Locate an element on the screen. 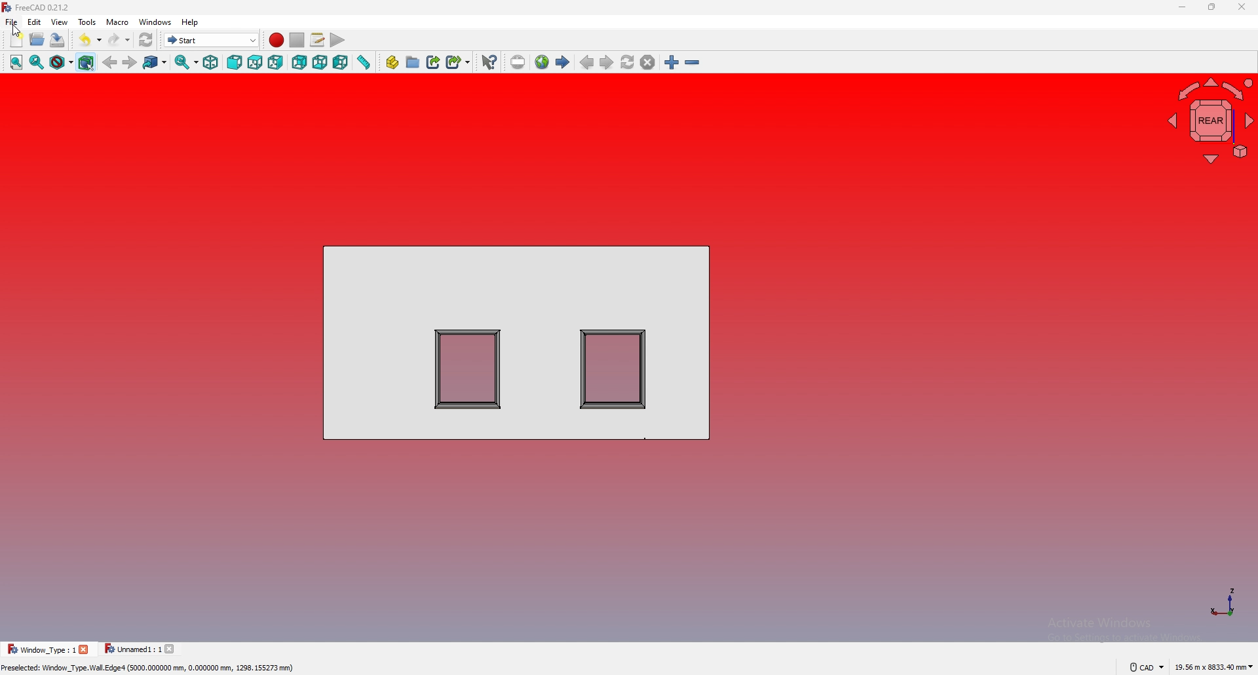 The width and height of the screenshot is (1258, 675). fit selection is located at coordinates (37, 62).